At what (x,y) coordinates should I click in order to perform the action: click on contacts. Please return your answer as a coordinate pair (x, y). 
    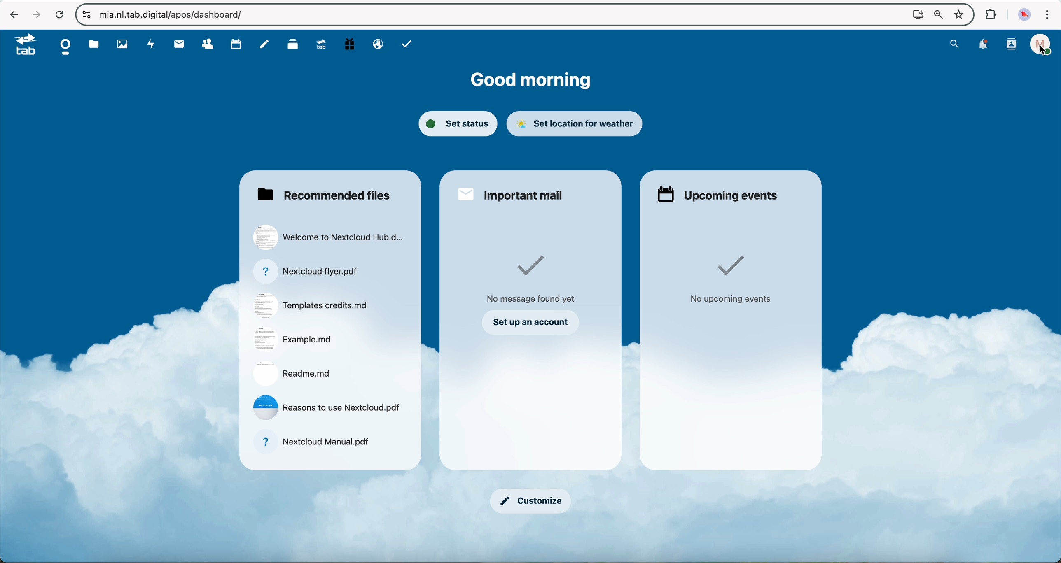
    Looking at the image, I should click on (1011, 45).